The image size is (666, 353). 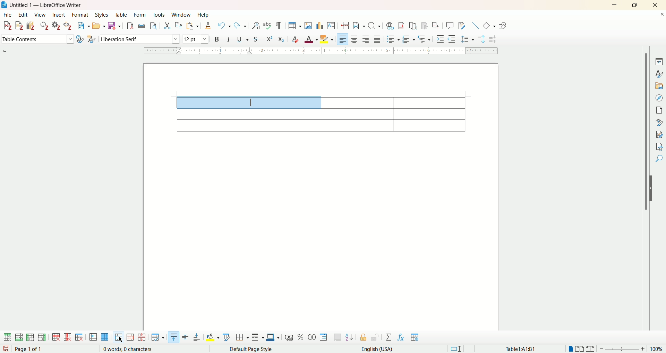 I want to click on align center, so click(x=354, y=39).